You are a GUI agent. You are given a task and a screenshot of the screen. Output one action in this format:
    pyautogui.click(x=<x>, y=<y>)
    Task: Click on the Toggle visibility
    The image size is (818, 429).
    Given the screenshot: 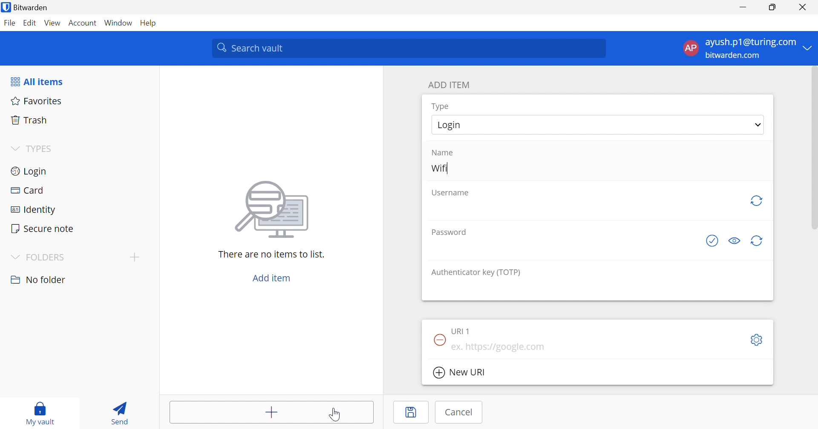 What is the action you would take?
    pyautogui.click(x=735, y=241)
    